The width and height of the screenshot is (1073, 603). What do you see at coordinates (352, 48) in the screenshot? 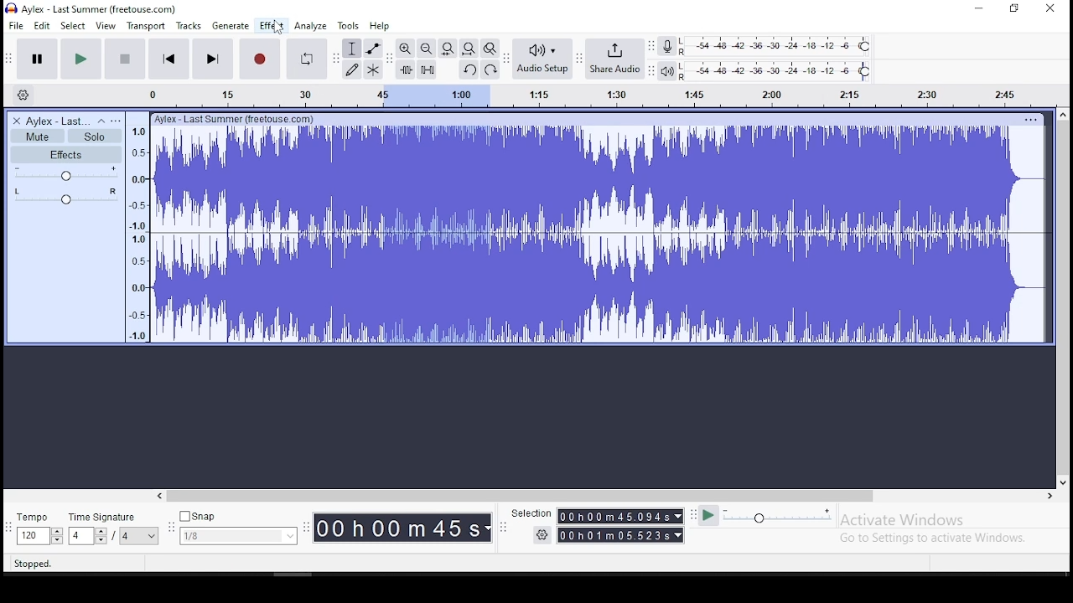
I see `selection tool` at bounding box center [352, 48].